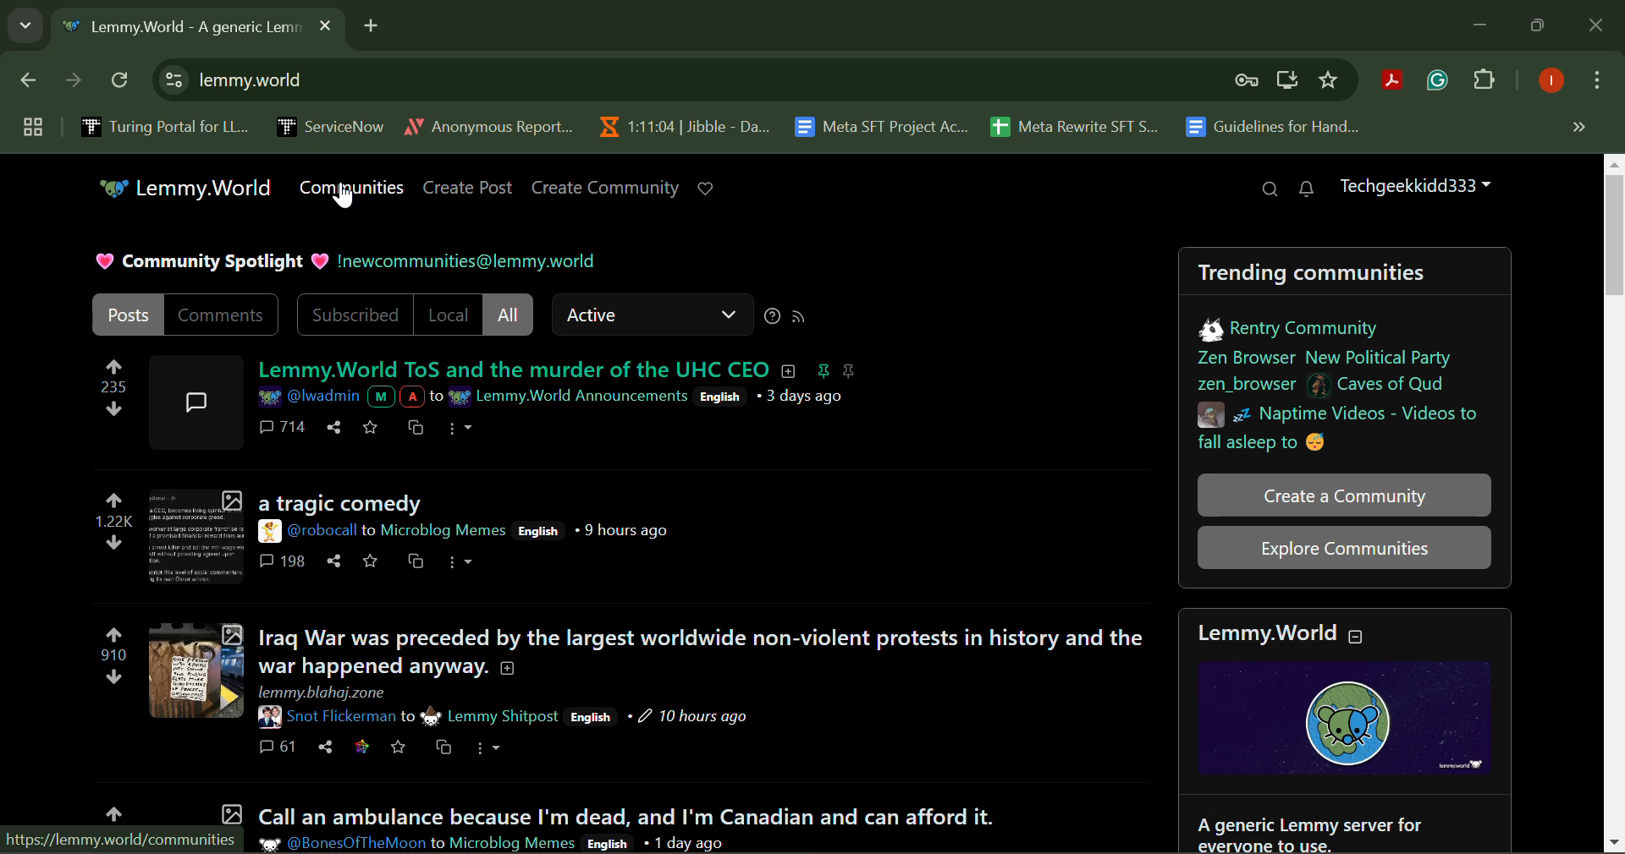 The height and width of the screenshot is (854, 1625). Describe the element at coordinates (680, 123) in the screenshot. I see `Jibble` at that location.